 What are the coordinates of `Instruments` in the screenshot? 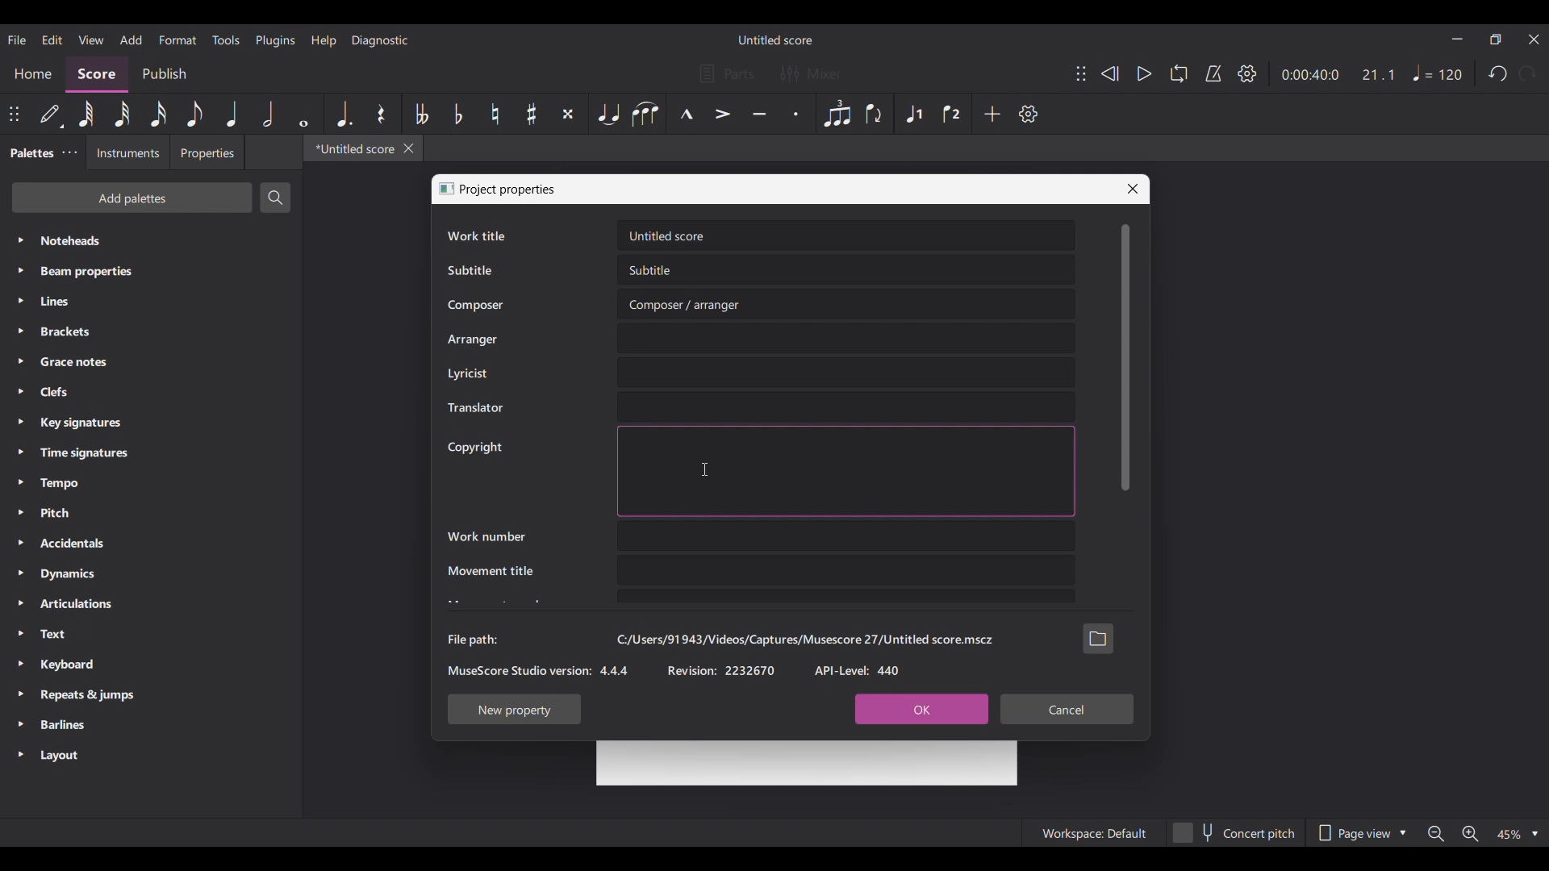 It's located at (127, 152).